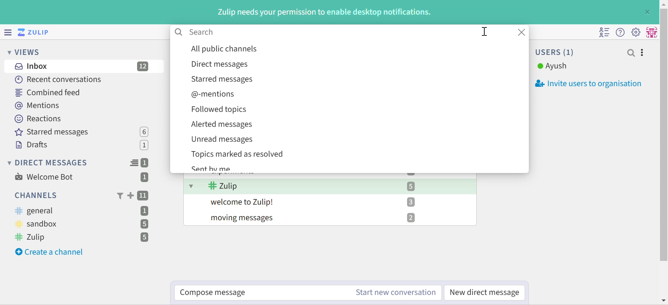 This screenshot has width=668, height=305. What do you see at coordinates (411, 186) in the screenshot?
I see `5` at bounding box center [411, 186].